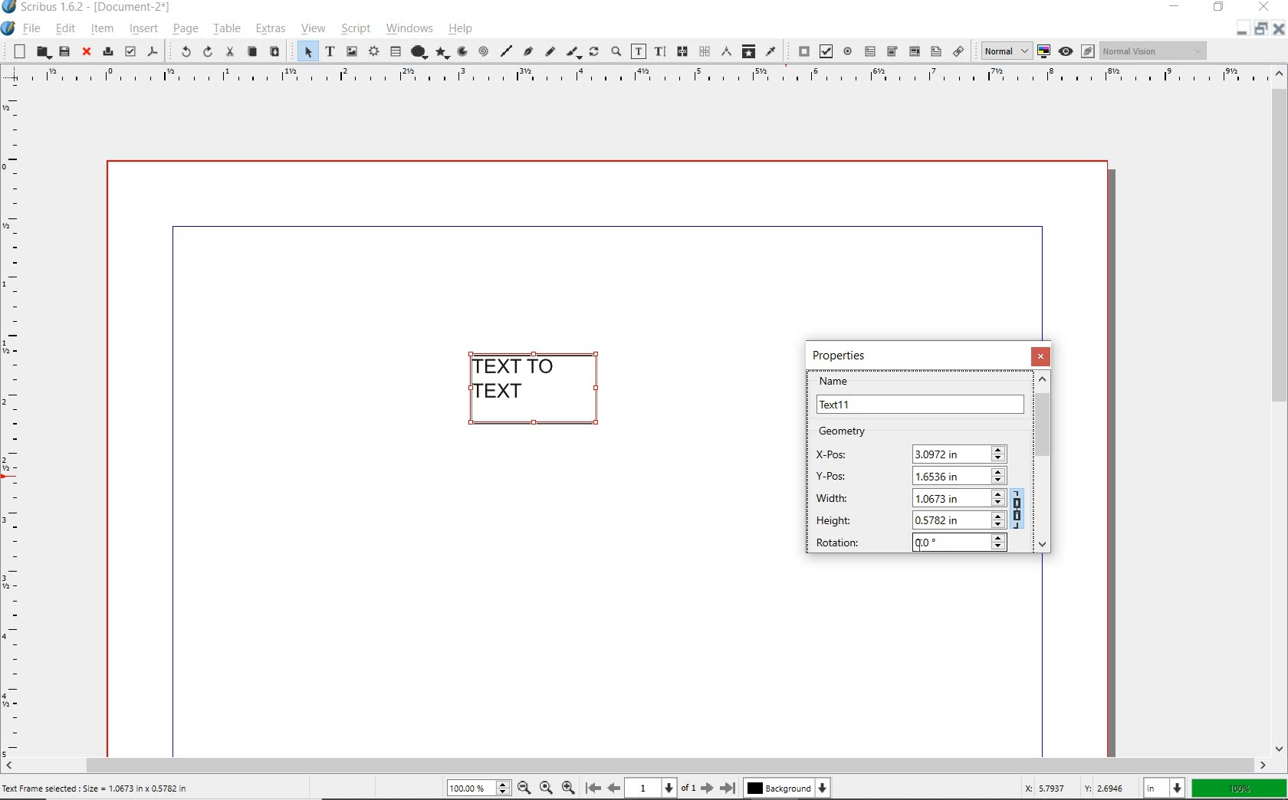  What do you see at coordinates (921, 395) in the screenshot?
I see `NAME` at bounding box center [921, 395].